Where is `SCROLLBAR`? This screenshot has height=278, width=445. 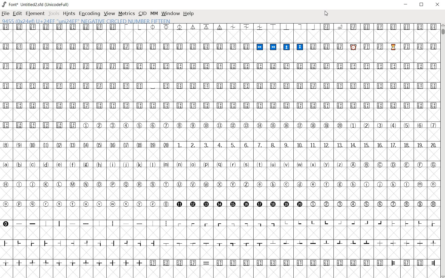
SCROLLBAR is located at coordinates (442, 151).